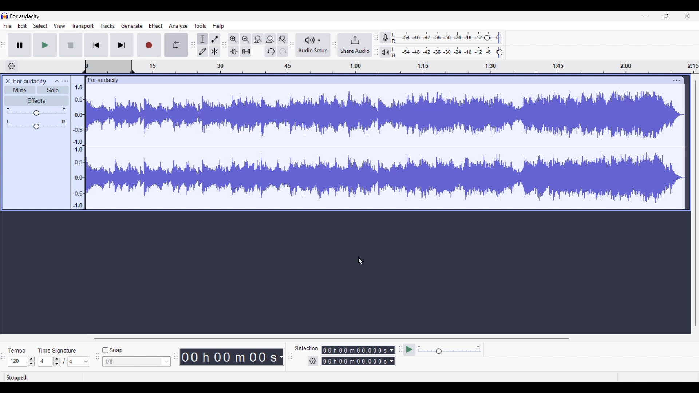 The height and width of the screenshot is (393, 699). I want to click on Envelop tool, so click(215, 39).